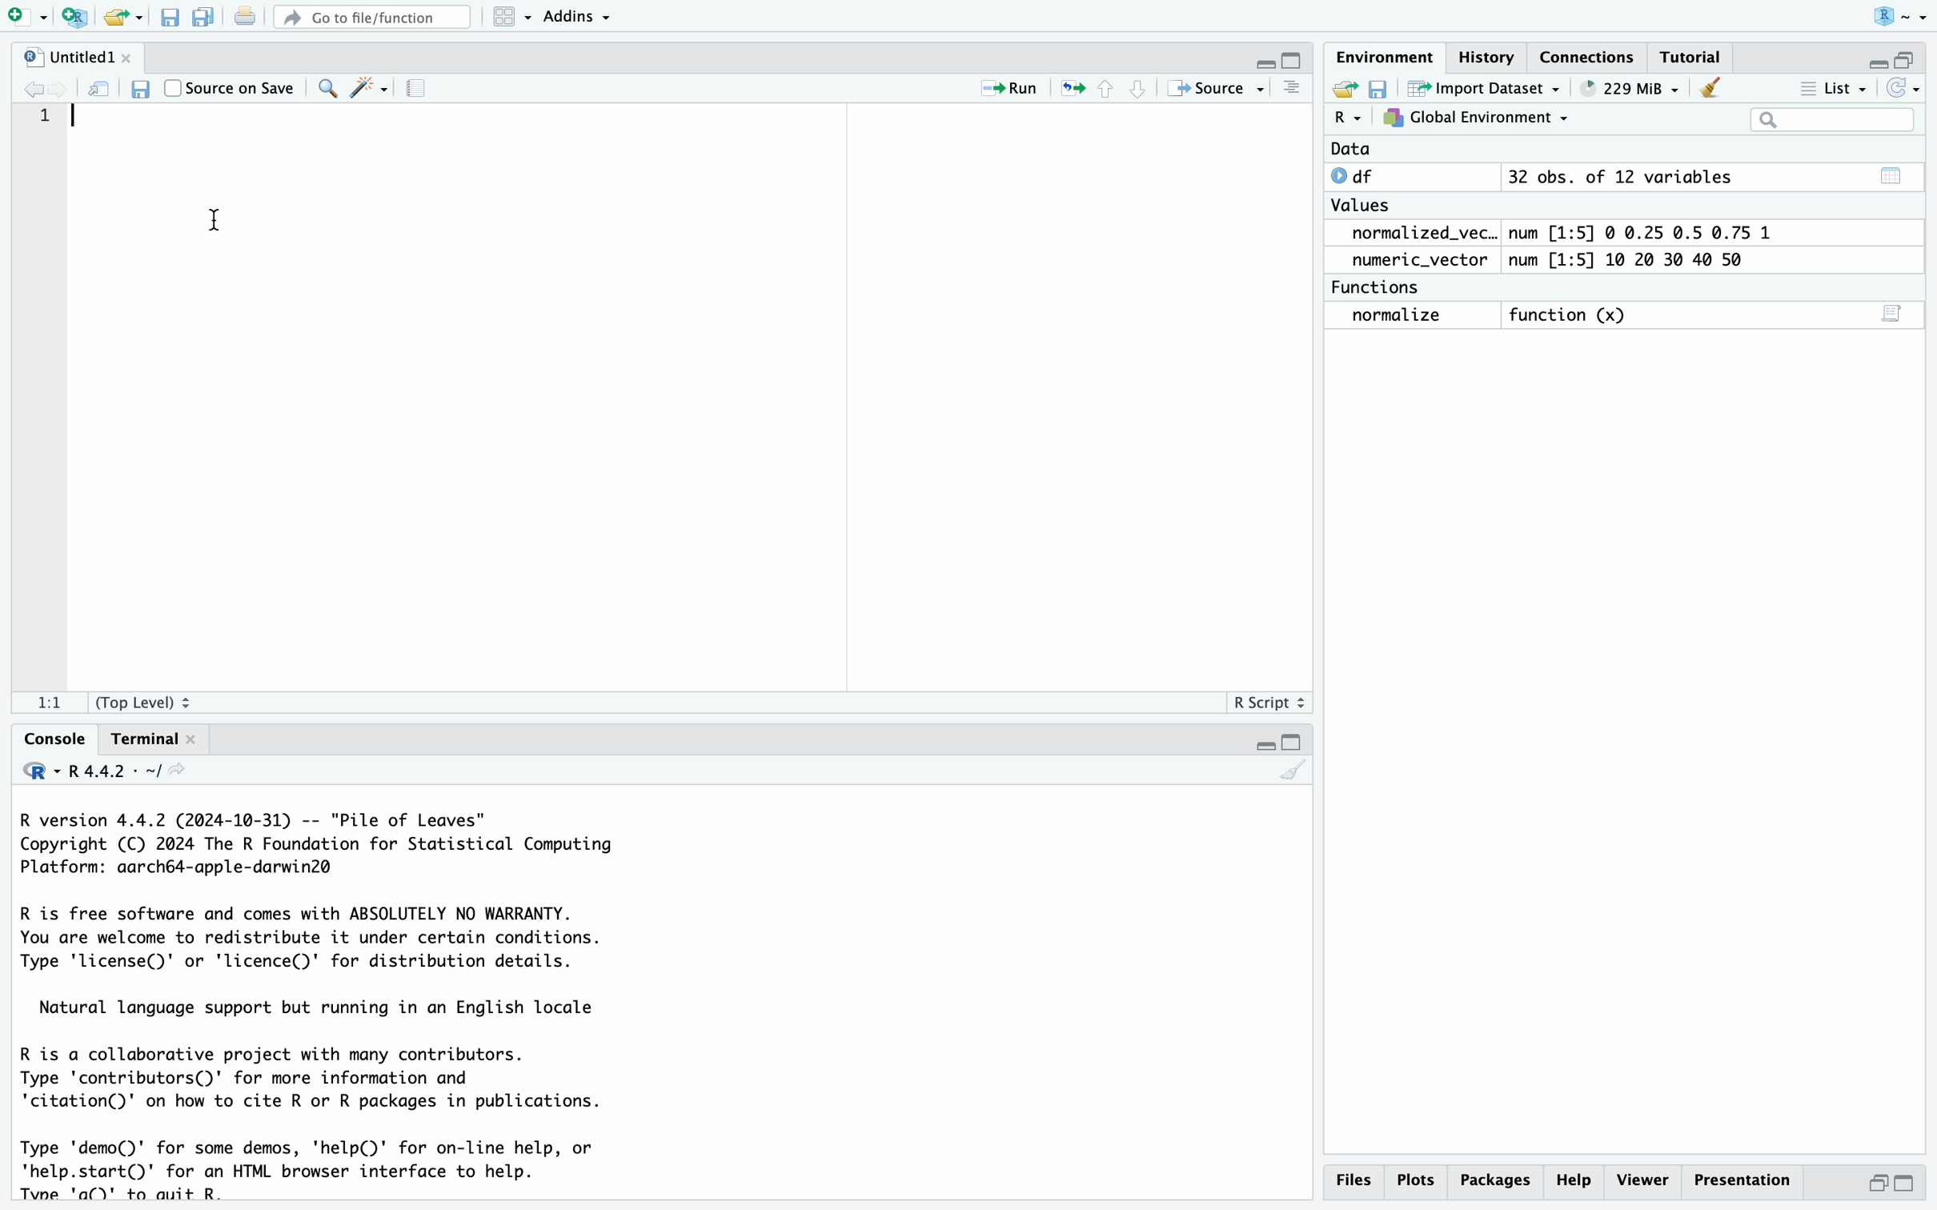 Image resolution: width=1937 pixels, height=1210 pixels. I want to click on Tutorial, so click(1695, 58).